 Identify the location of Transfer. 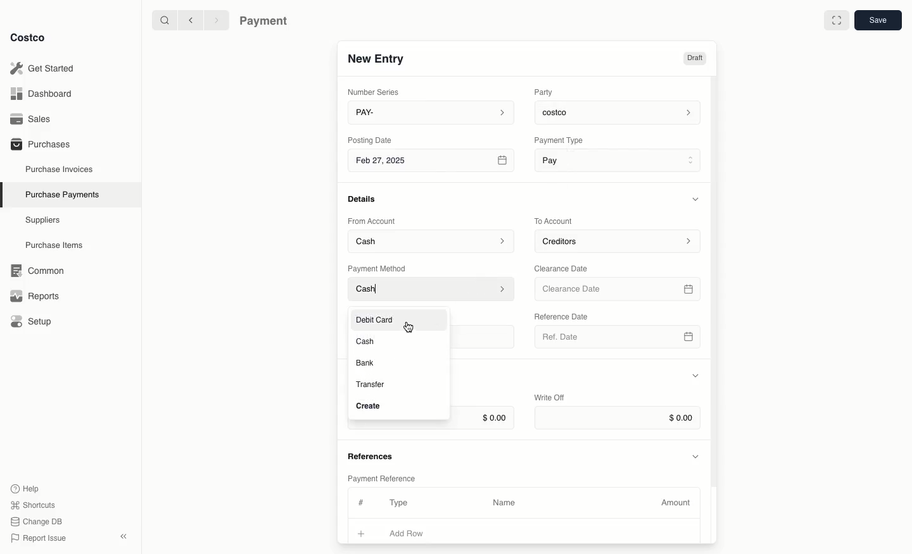
(370, 385).